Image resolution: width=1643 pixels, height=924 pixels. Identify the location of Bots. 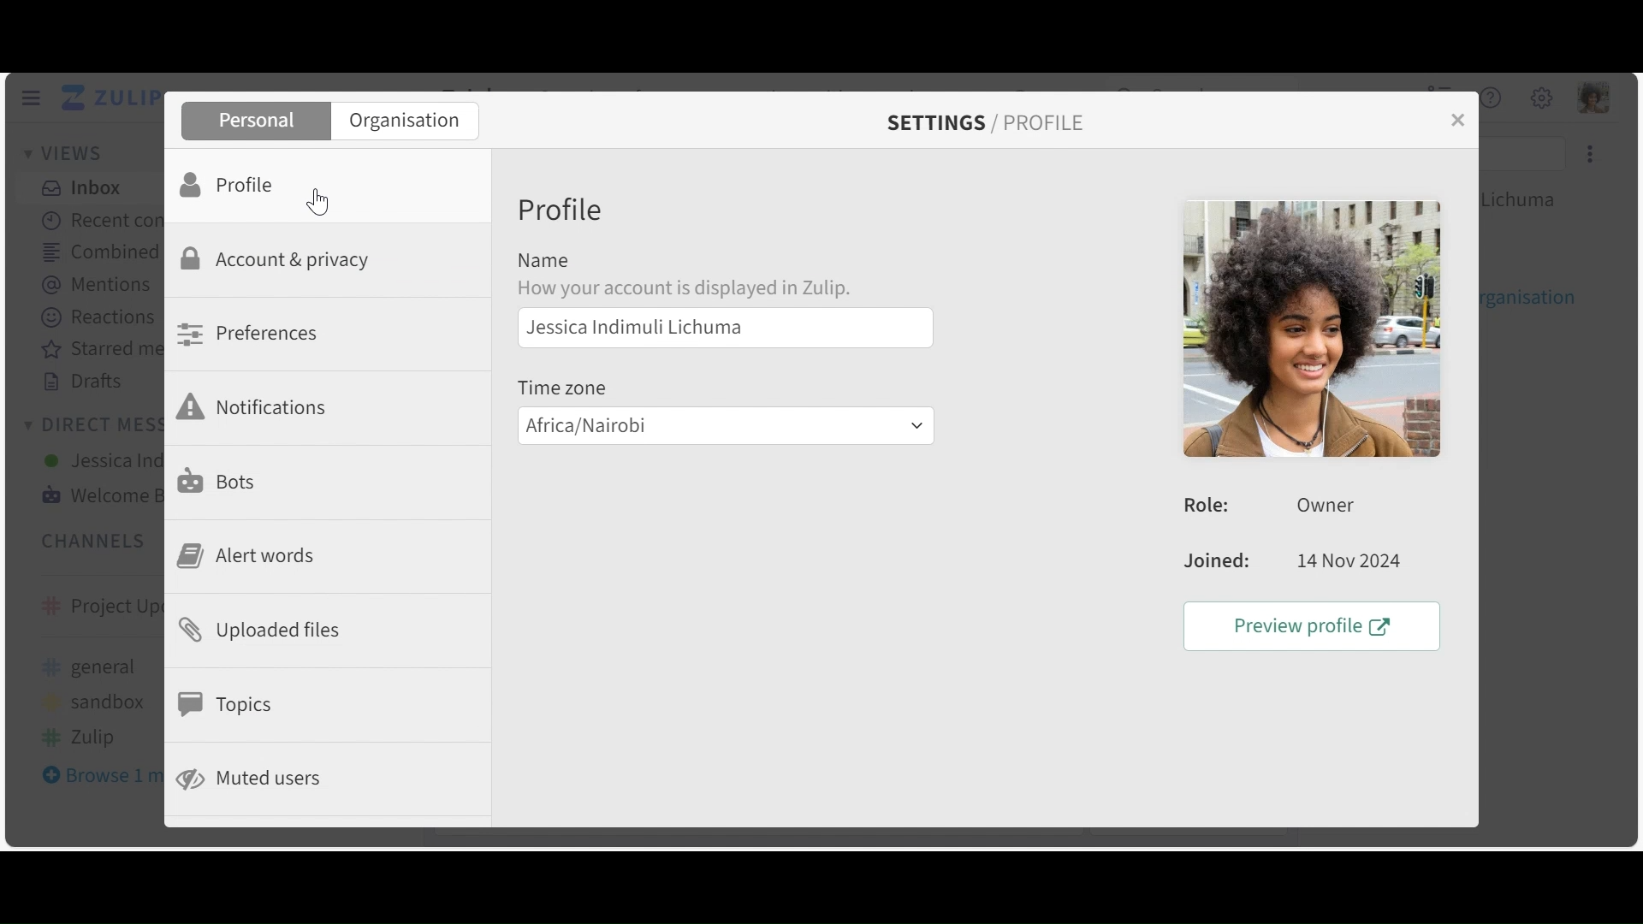
(218, 479).